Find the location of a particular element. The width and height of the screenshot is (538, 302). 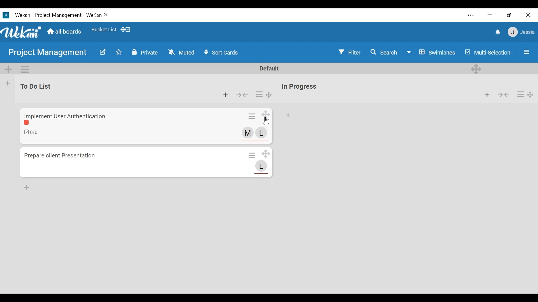

Swimlane actions is located at coordinates (24, 69).